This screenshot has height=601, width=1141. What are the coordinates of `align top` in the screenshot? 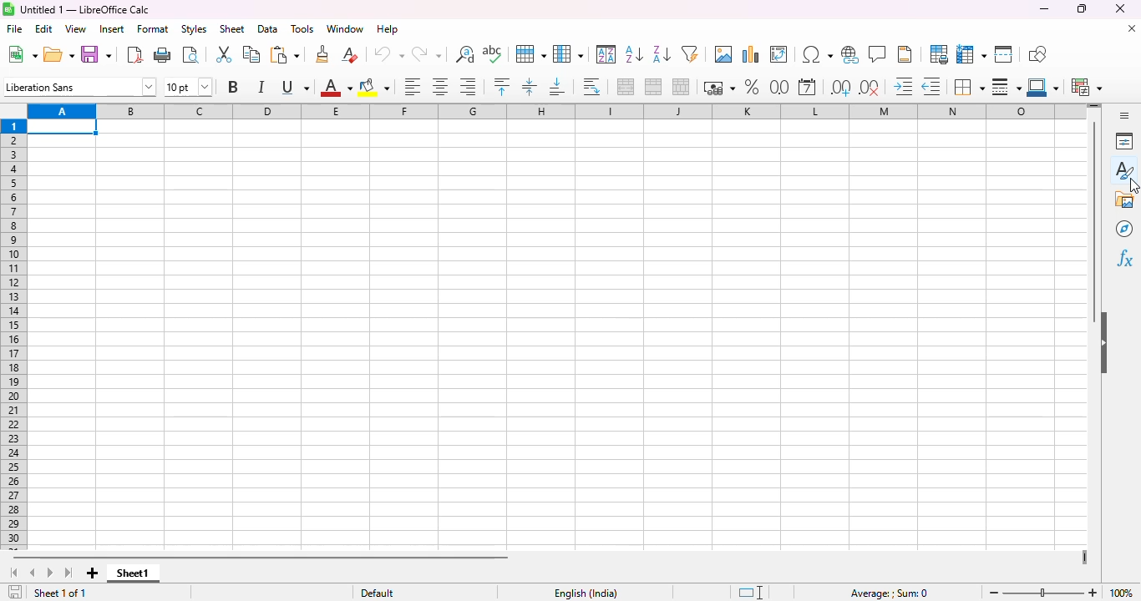 It's located at (501, 86).